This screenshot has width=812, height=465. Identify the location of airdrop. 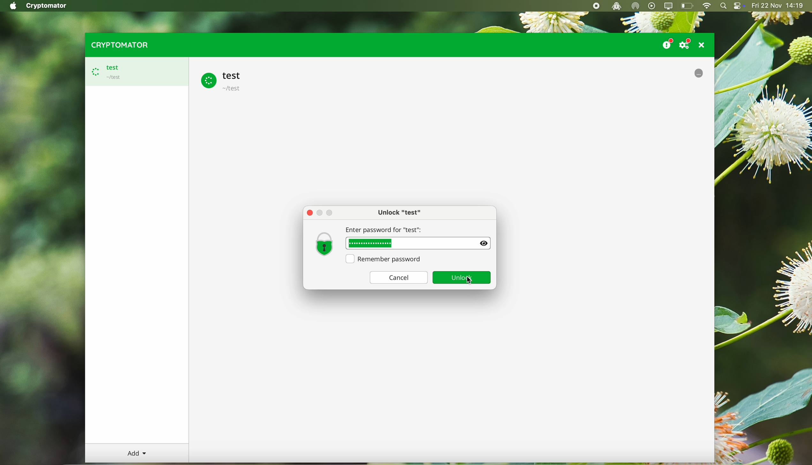
(635, 6).